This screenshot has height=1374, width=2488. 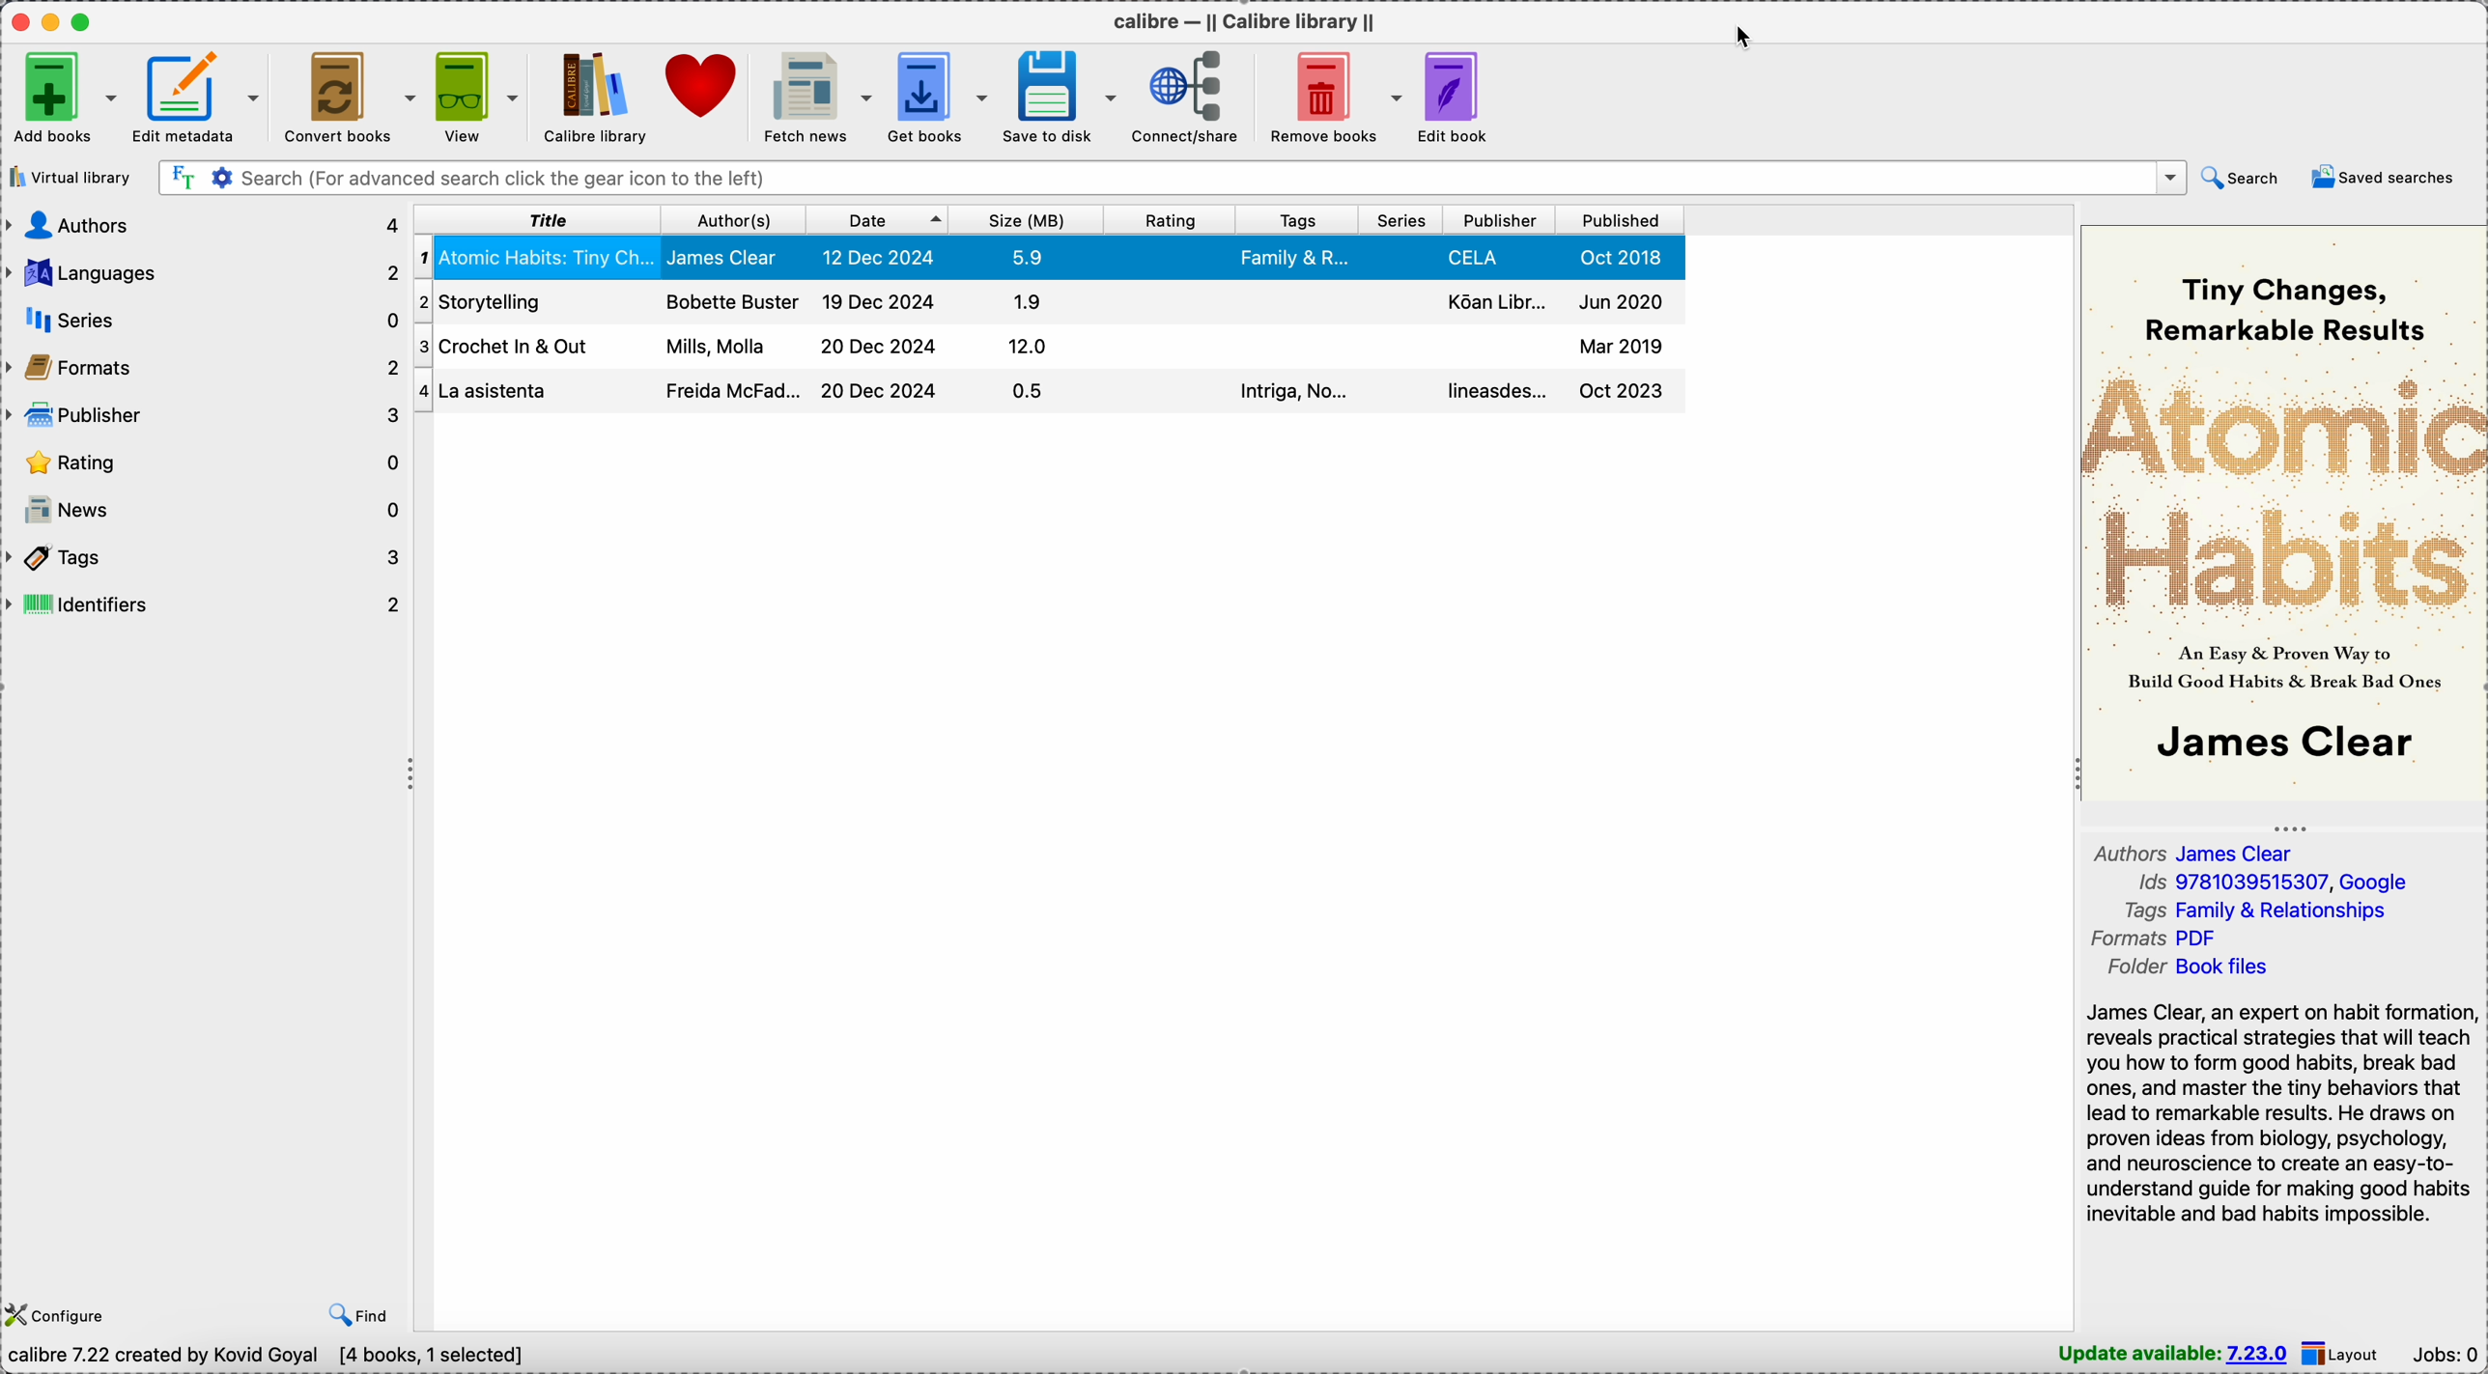 I want to click on fetch news, so click(x=818, y=98).